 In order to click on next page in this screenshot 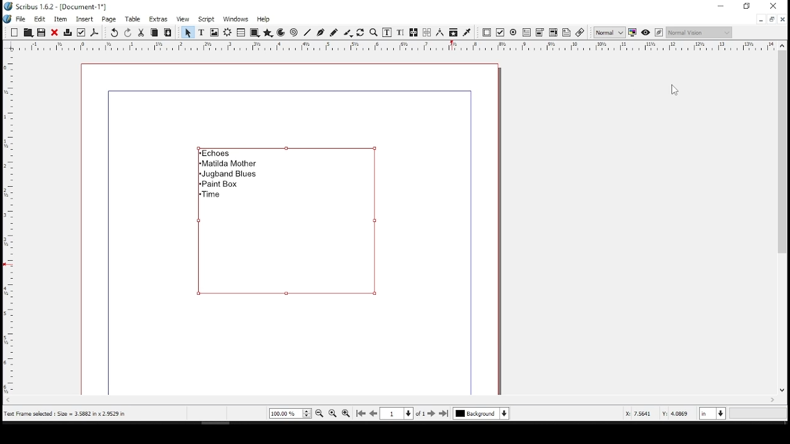, I will do `click(431, 413)`.